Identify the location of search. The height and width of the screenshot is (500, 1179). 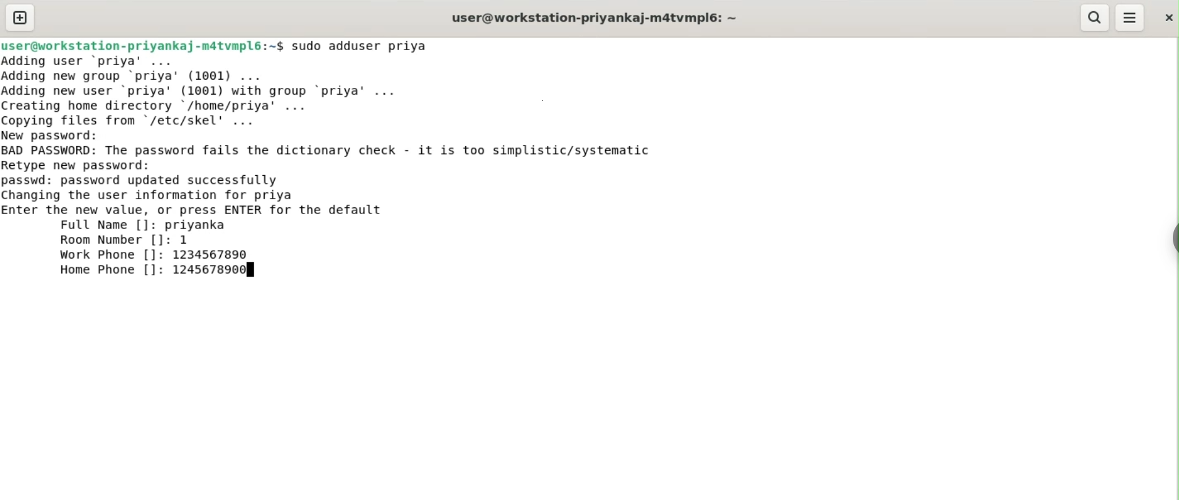
(1093, 17).